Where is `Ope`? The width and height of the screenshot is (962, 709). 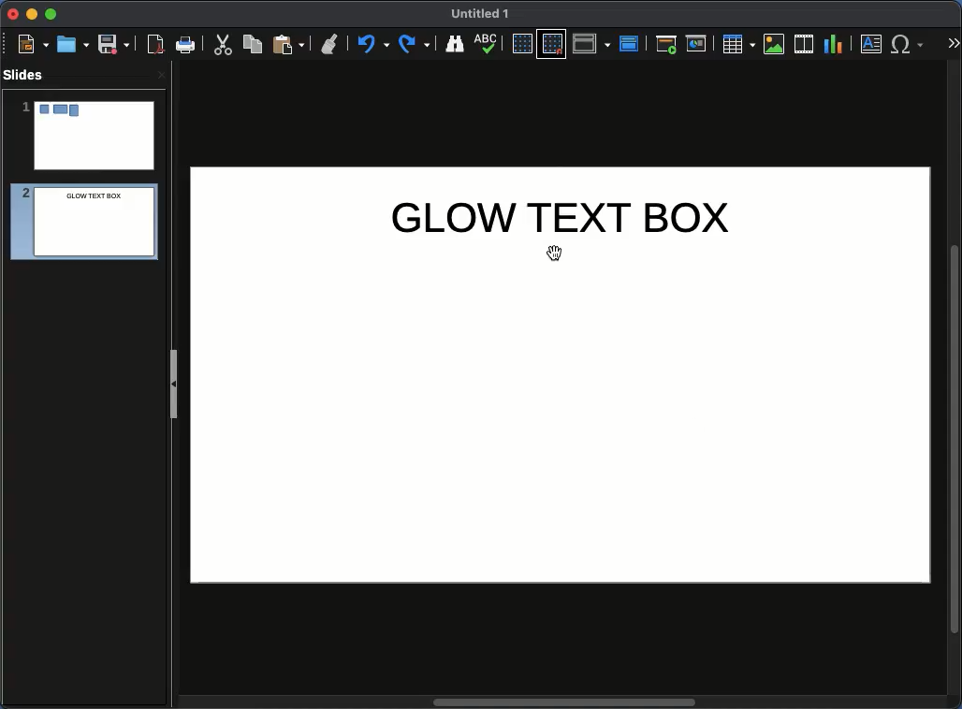 Ope is located at coordinates (73, 43).